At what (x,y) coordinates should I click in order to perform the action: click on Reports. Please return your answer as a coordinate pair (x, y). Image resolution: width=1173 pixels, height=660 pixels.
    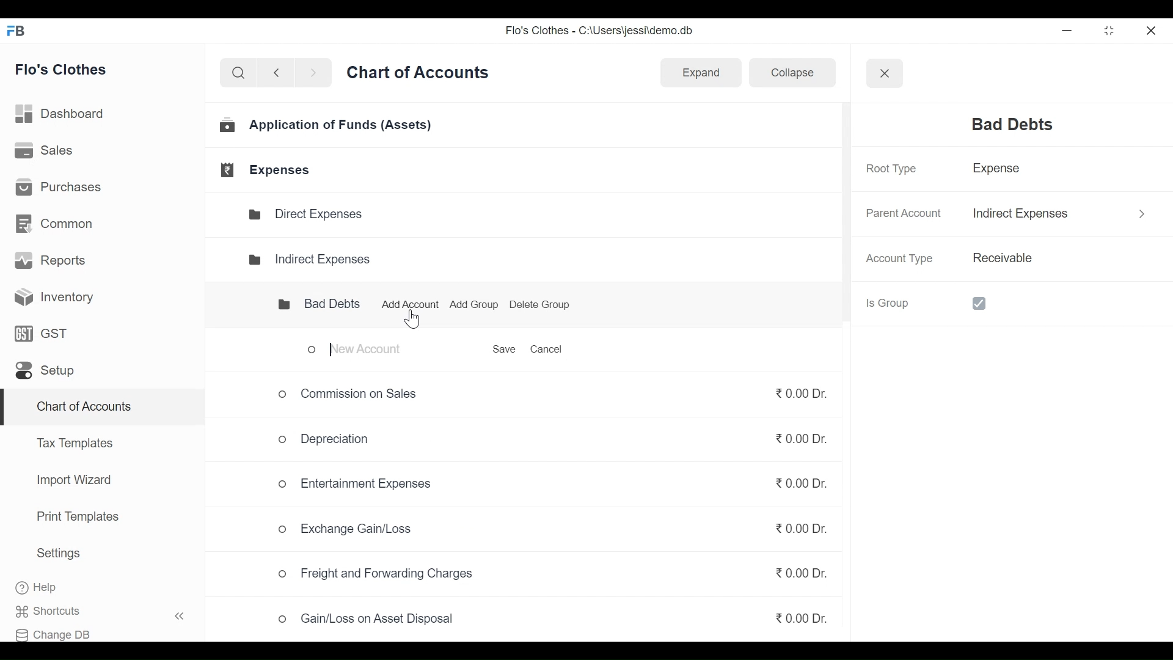
    Looking at the image, I should click on (53, 263).